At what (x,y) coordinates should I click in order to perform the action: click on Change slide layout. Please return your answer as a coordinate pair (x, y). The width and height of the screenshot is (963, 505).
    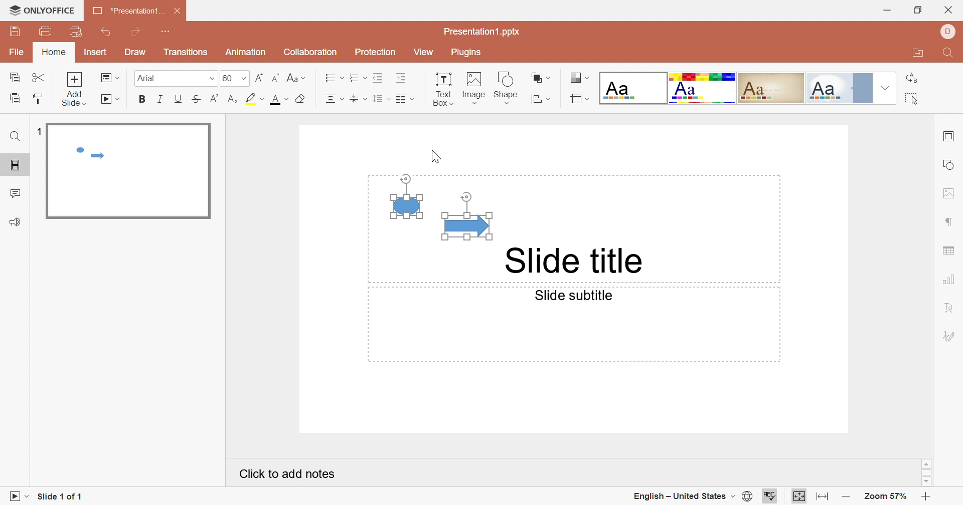
    Looking at the image, I should click on (111, 77).